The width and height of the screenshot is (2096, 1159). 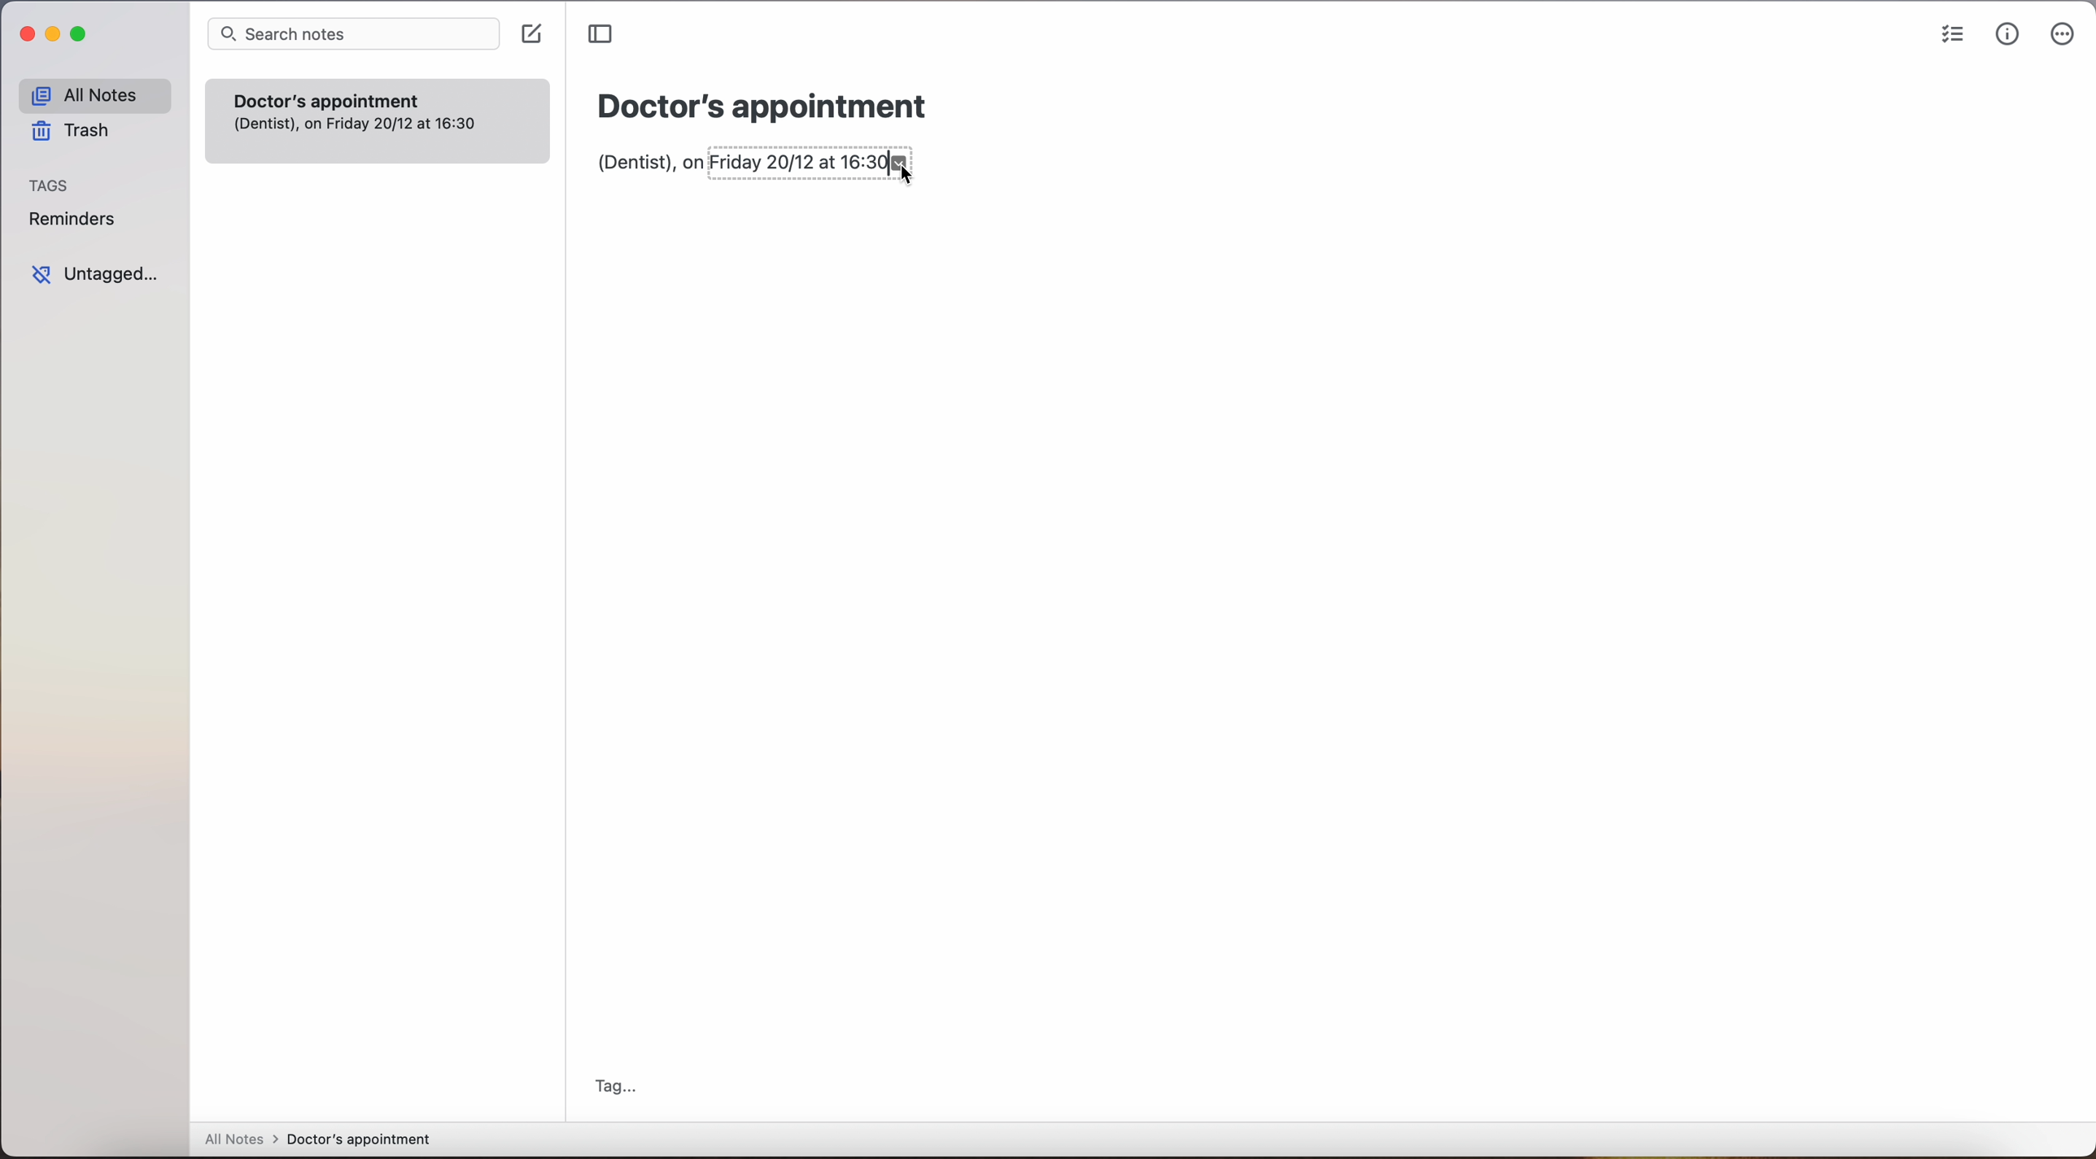 What do you see at coordinates (531, 34) in the screenshot?
I see `create note` at bounding box center [531, 34].